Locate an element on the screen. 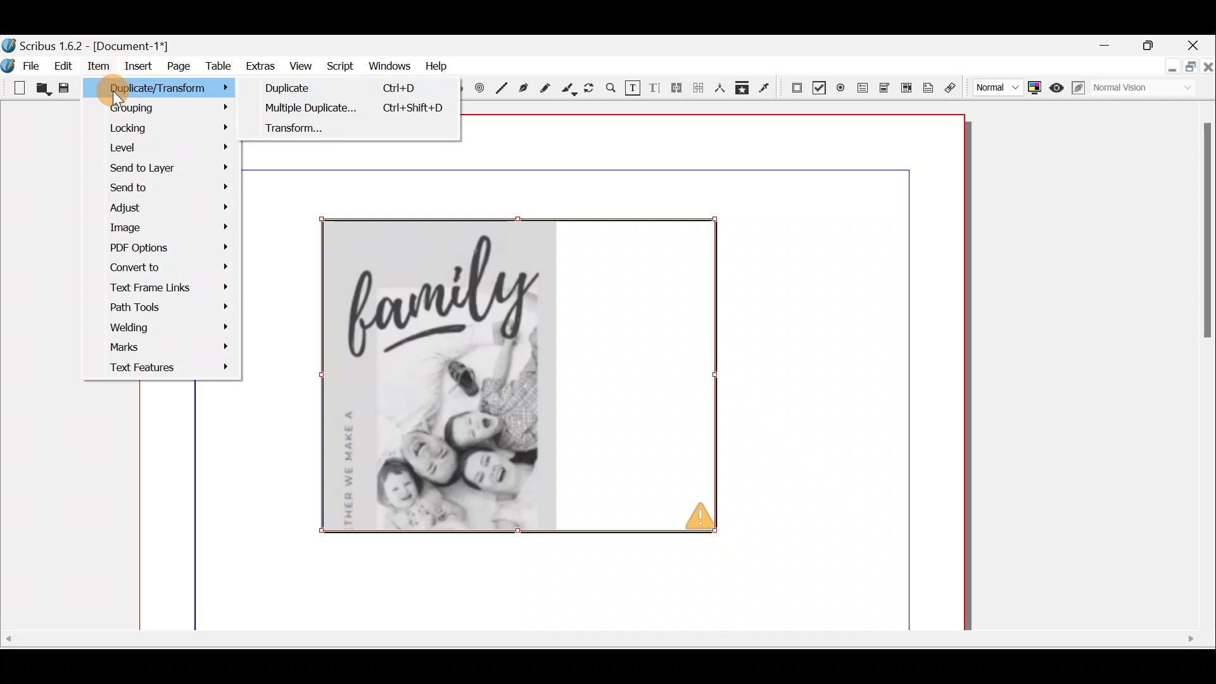 The width and height of the screenshot is (1216, 684). Link annotation is located at coordinates (953, 87).